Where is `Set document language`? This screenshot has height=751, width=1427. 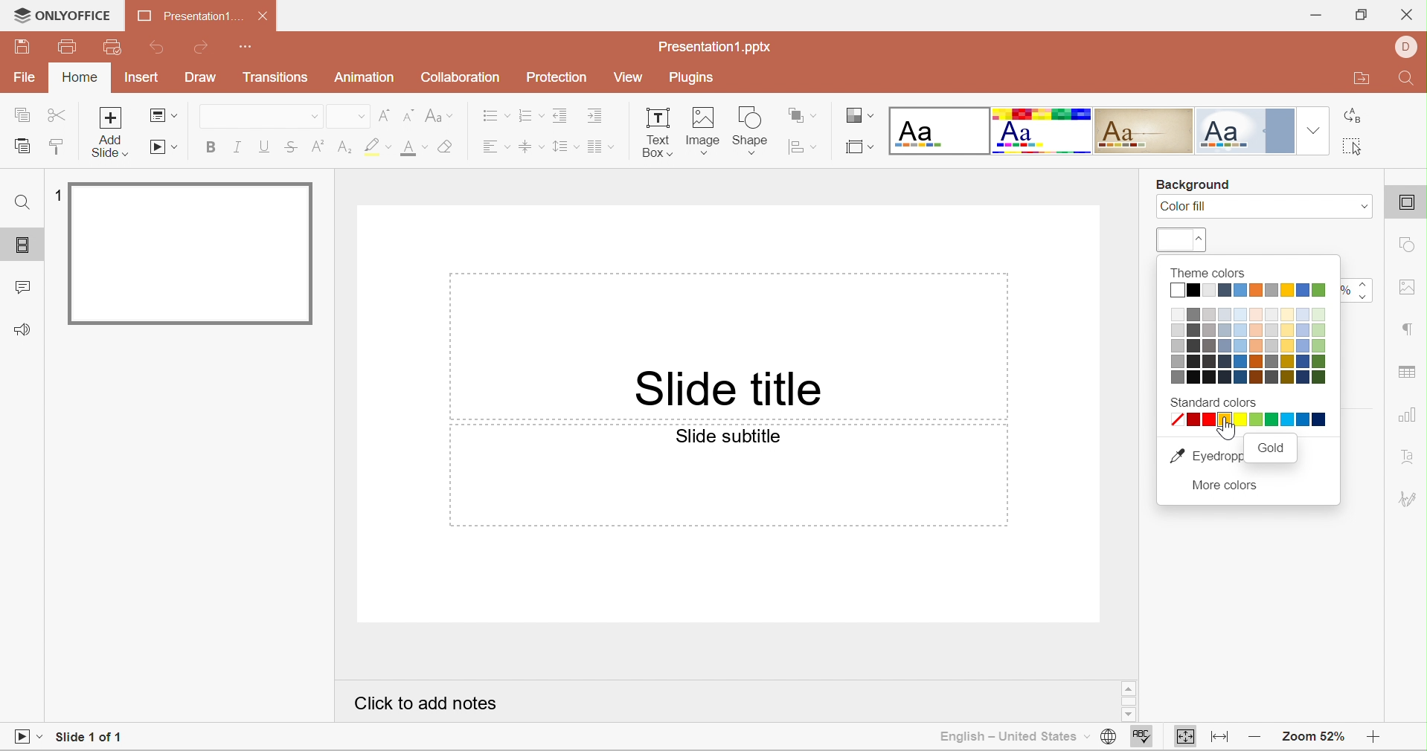 Set document language is located at coordinates (1107, 736).